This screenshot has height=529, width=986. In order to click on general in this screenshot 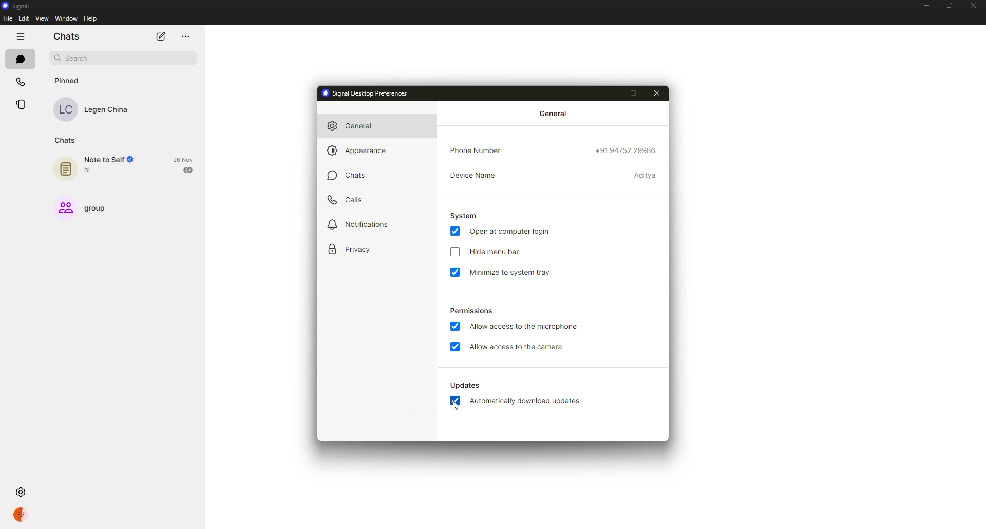, I will do `click(356, 127)`.